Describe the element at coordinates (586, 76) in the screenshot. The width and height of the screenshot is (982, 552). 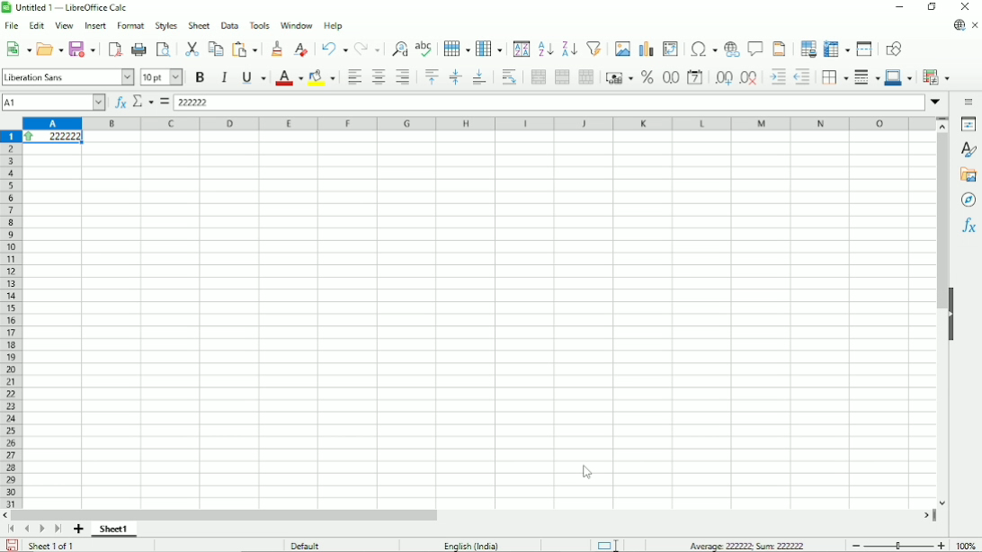
I see `Unmerge cells` at that location.